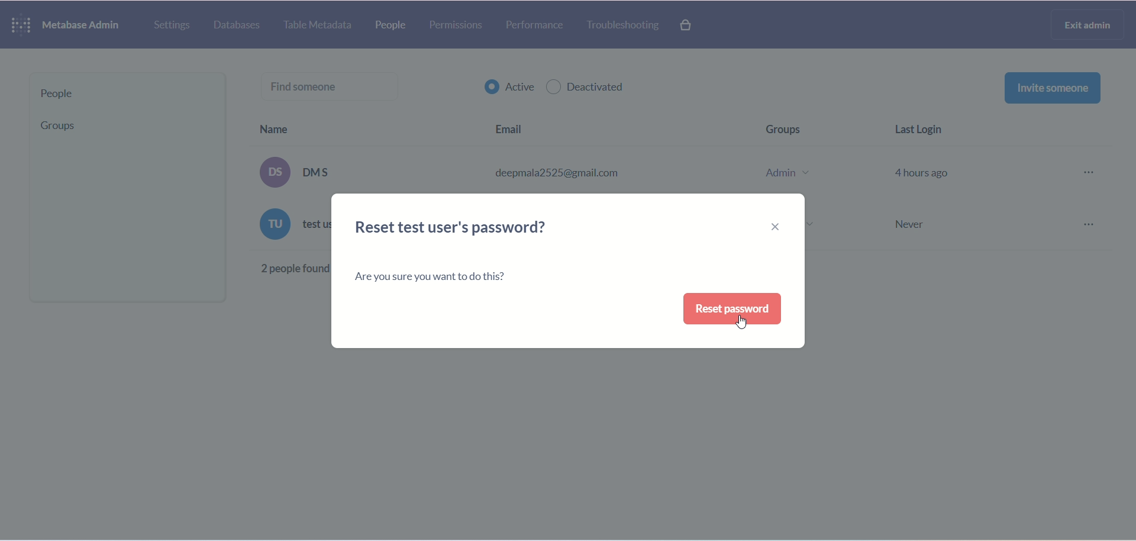 This screenshot has width=1136, height=541. Describe the element at coordinates (292, 268) in the screenshot. I see `2 people found` at that location.